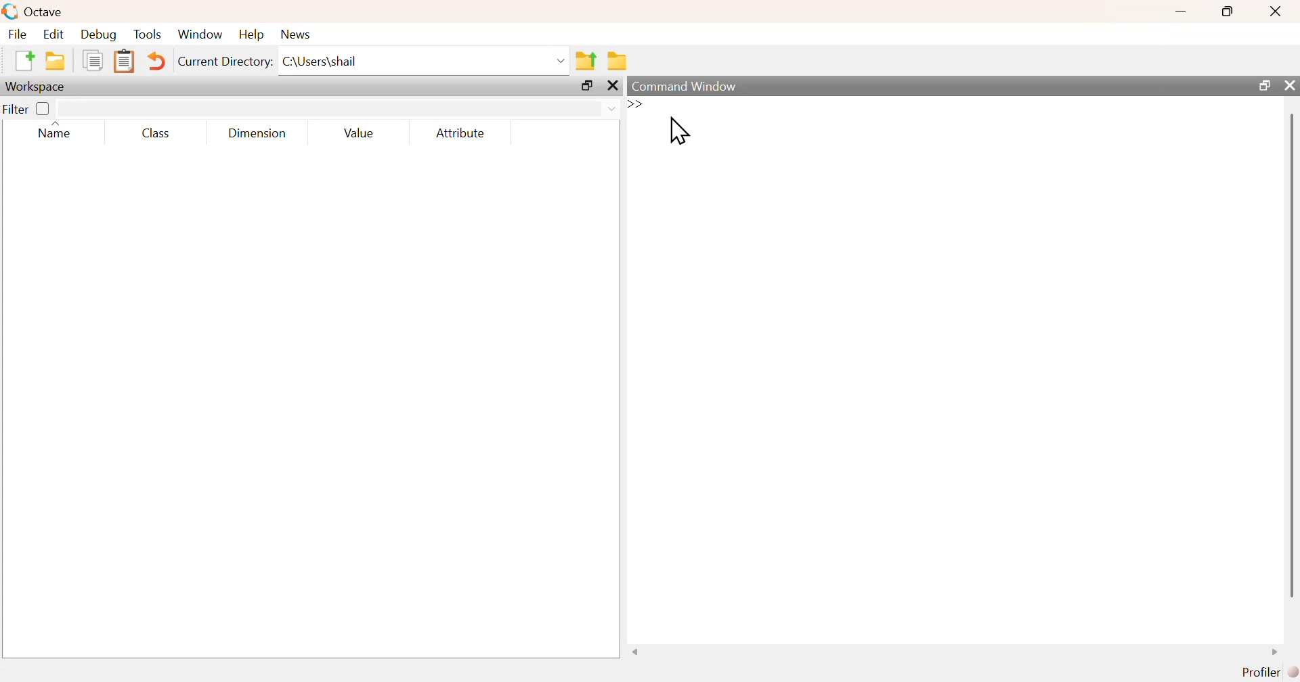  Describe the element at coordinates (148, 34) in the screenshot. I see `Tools` at that location.